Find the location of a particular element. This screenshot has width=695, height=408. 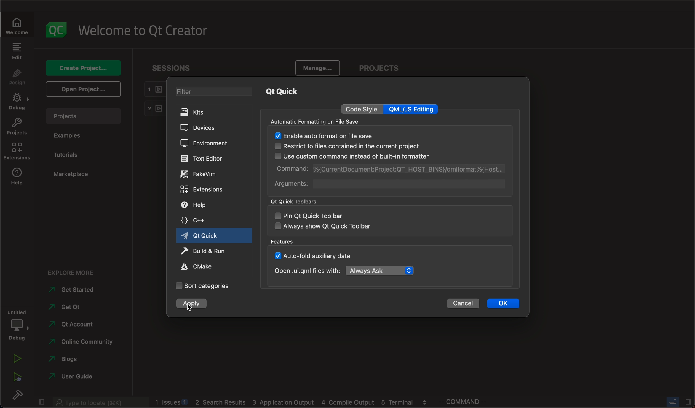

auto is located at coordinates (324, 255).